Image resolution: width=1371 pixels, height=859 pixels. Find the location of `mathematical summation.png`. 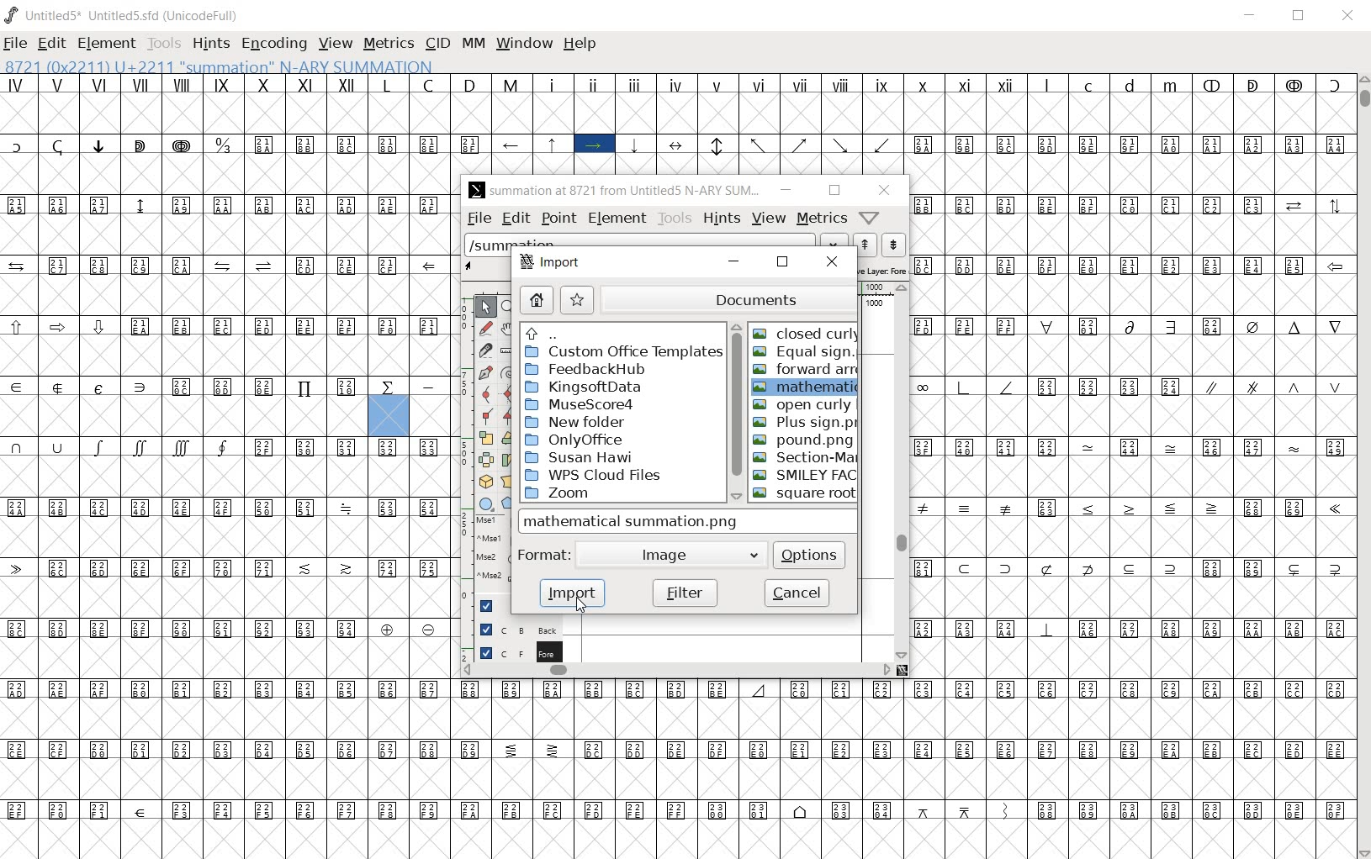

mathematical summation.png is located at coordinates (644, 519).